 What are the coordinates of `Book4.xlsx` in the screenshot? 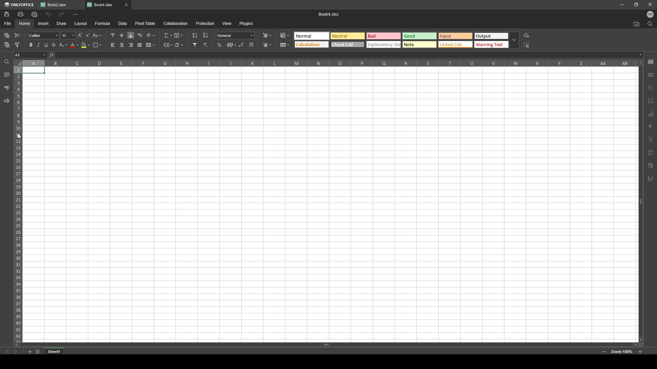 It's located at (103, 5).